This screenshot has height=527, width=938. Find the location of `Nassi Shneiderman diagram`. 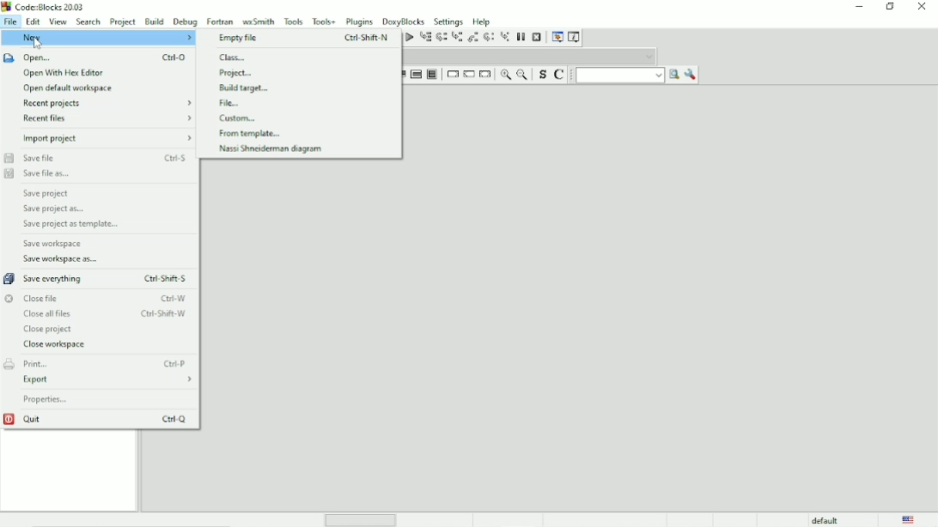

Nassi Shneiderman diagram is located at coordinates (271, 149).